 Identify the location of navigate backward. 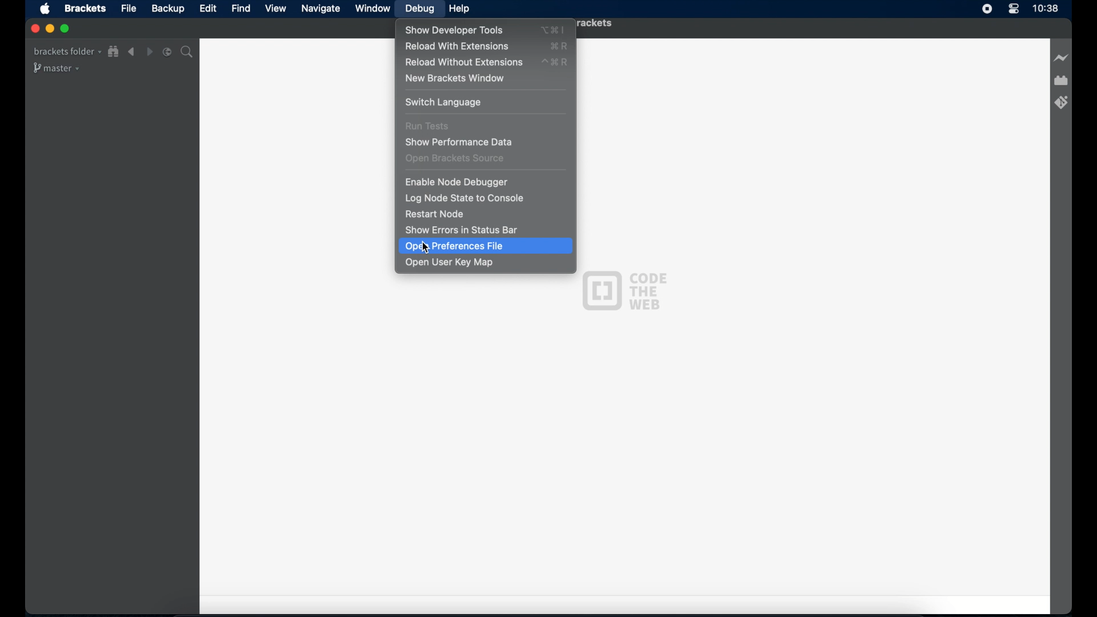
(131, 52).